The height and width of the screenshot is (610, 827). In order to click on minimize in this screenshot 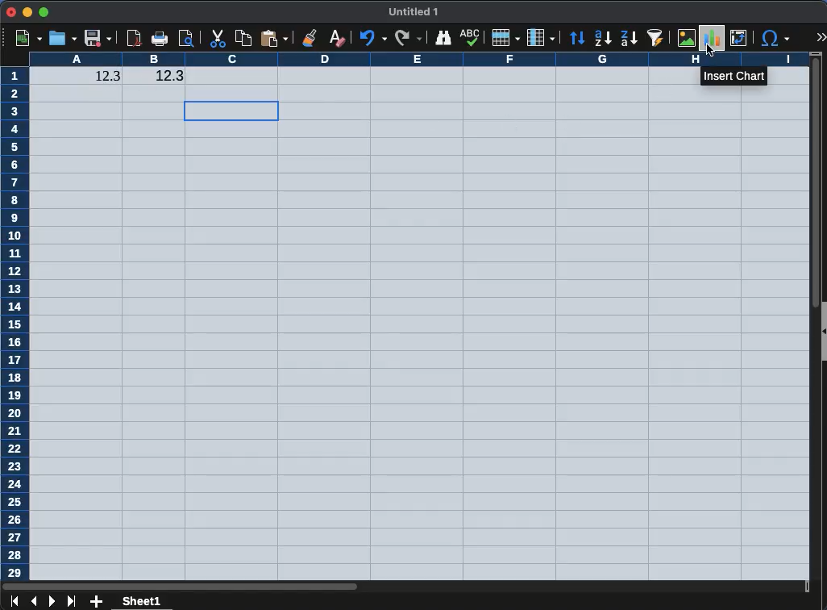, I will do `click(28, 12)`.